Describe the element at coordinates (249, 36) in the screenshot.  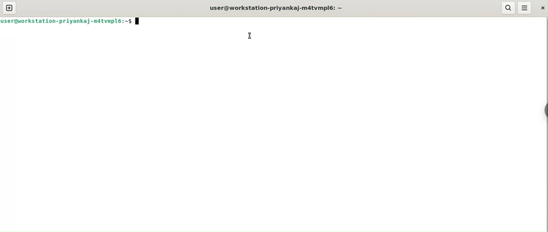
I see `cursor` at that location.